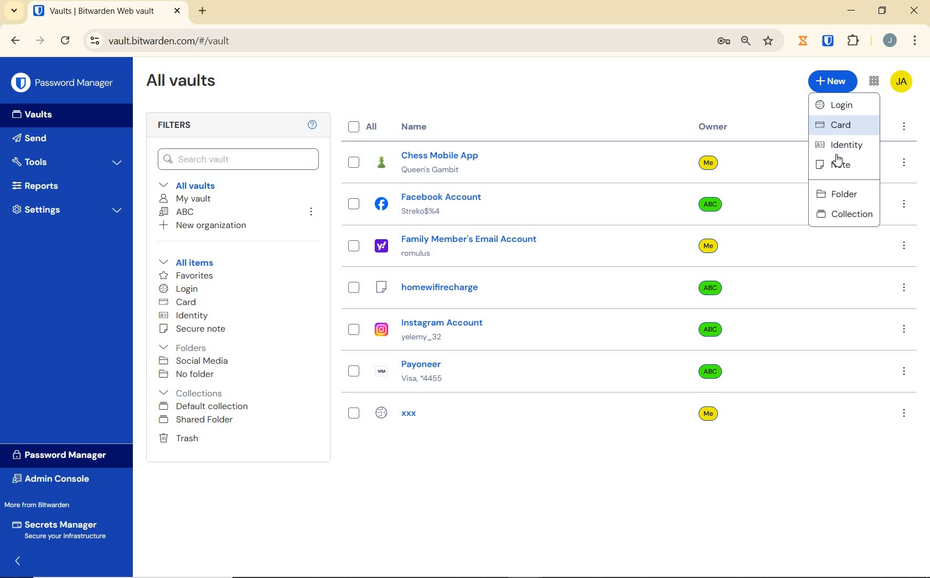 This screenshot has height=578, width=930. Describe the element at coordinates (206, 227) in the screenshot. I see `New organization` at that location.